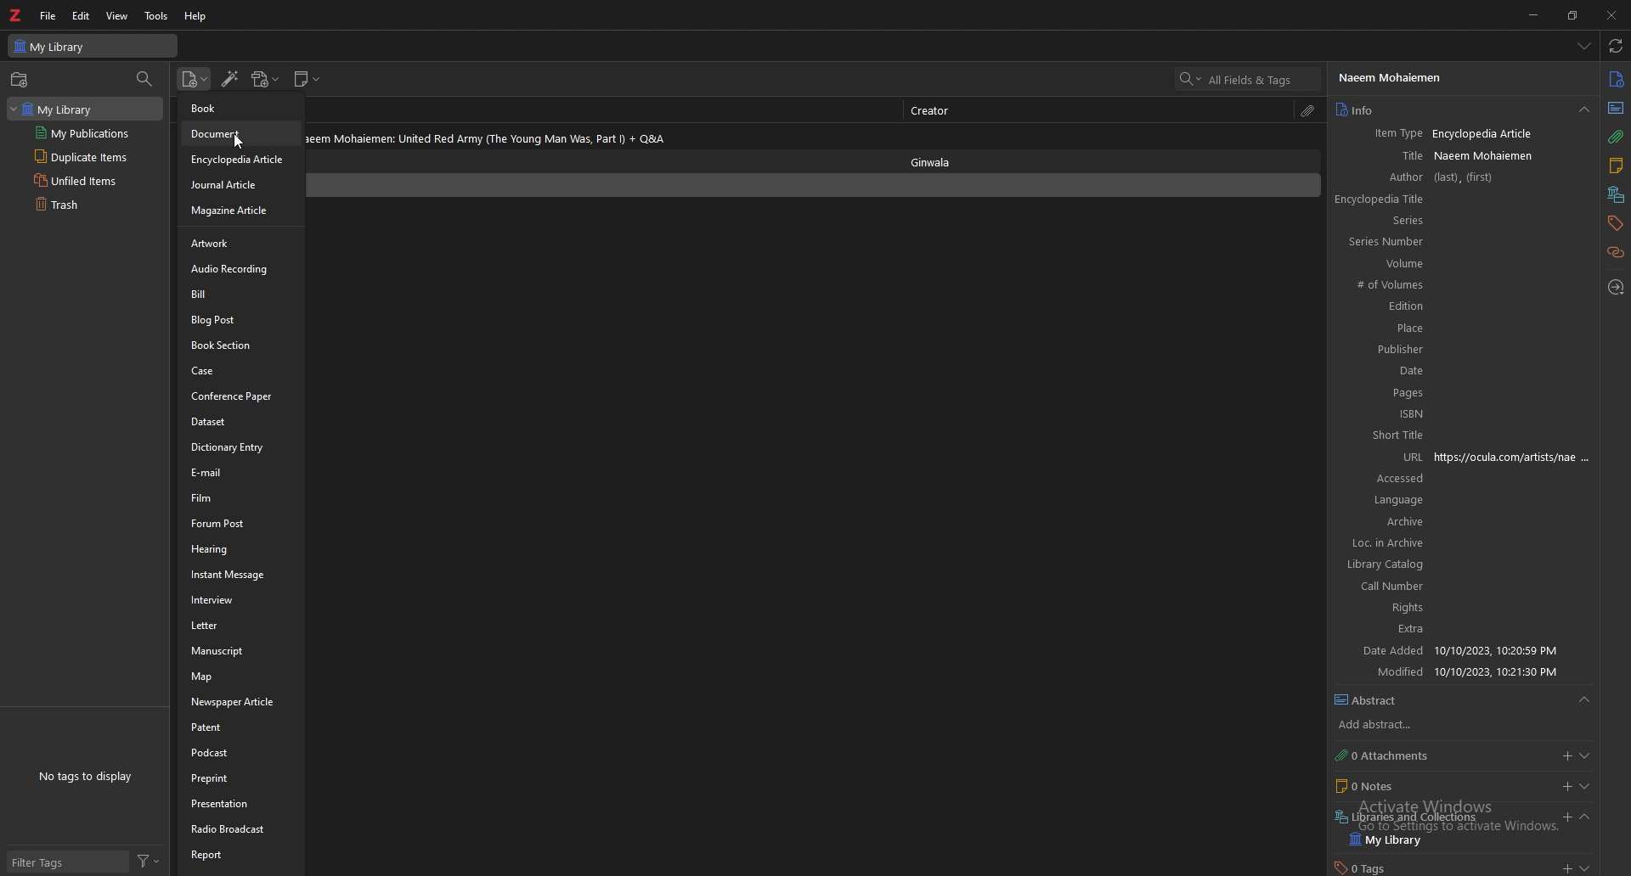 Image resolution: width=1631 pixels, height=876 pixels. What do you see at coordinates (79, 158) in the screenshot?
I see `duplicate items` at bounding box center [79, 158].